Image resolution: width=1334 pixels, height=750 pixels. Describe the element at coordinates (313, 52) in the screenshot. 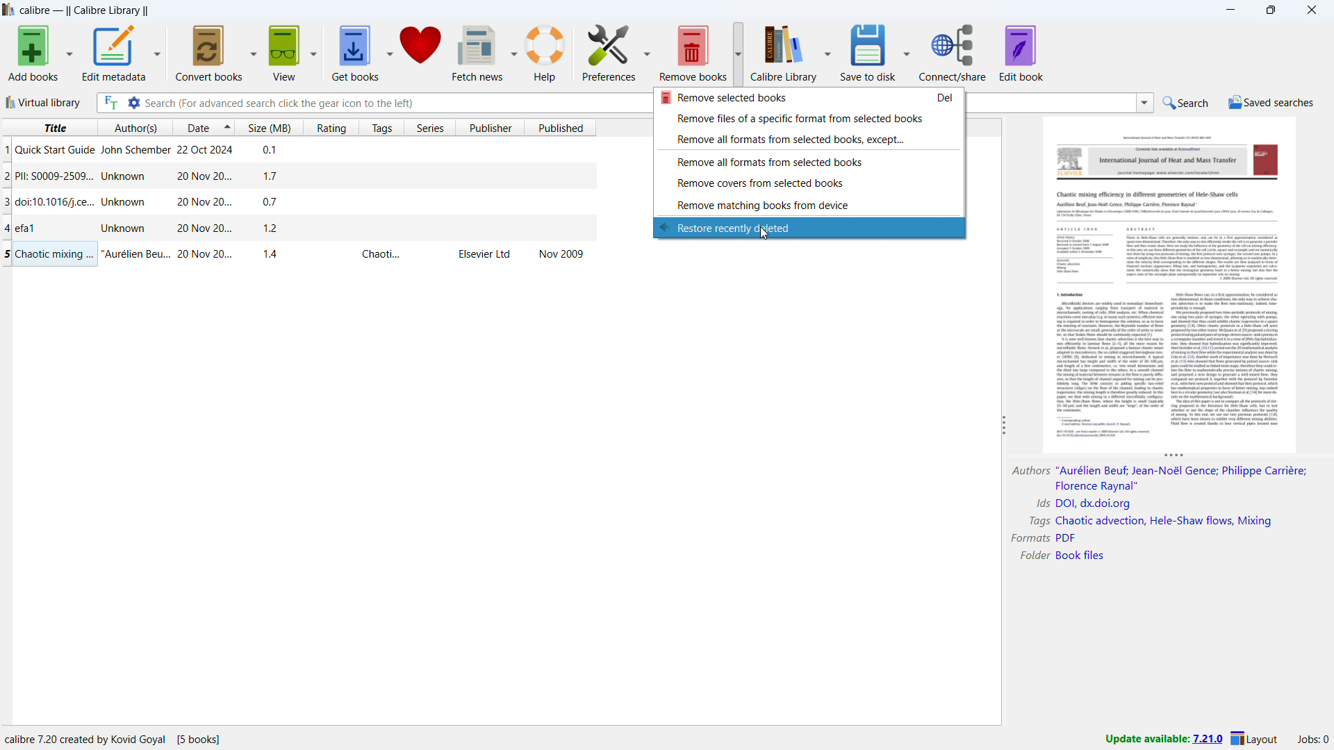

I see `view options` at that location.